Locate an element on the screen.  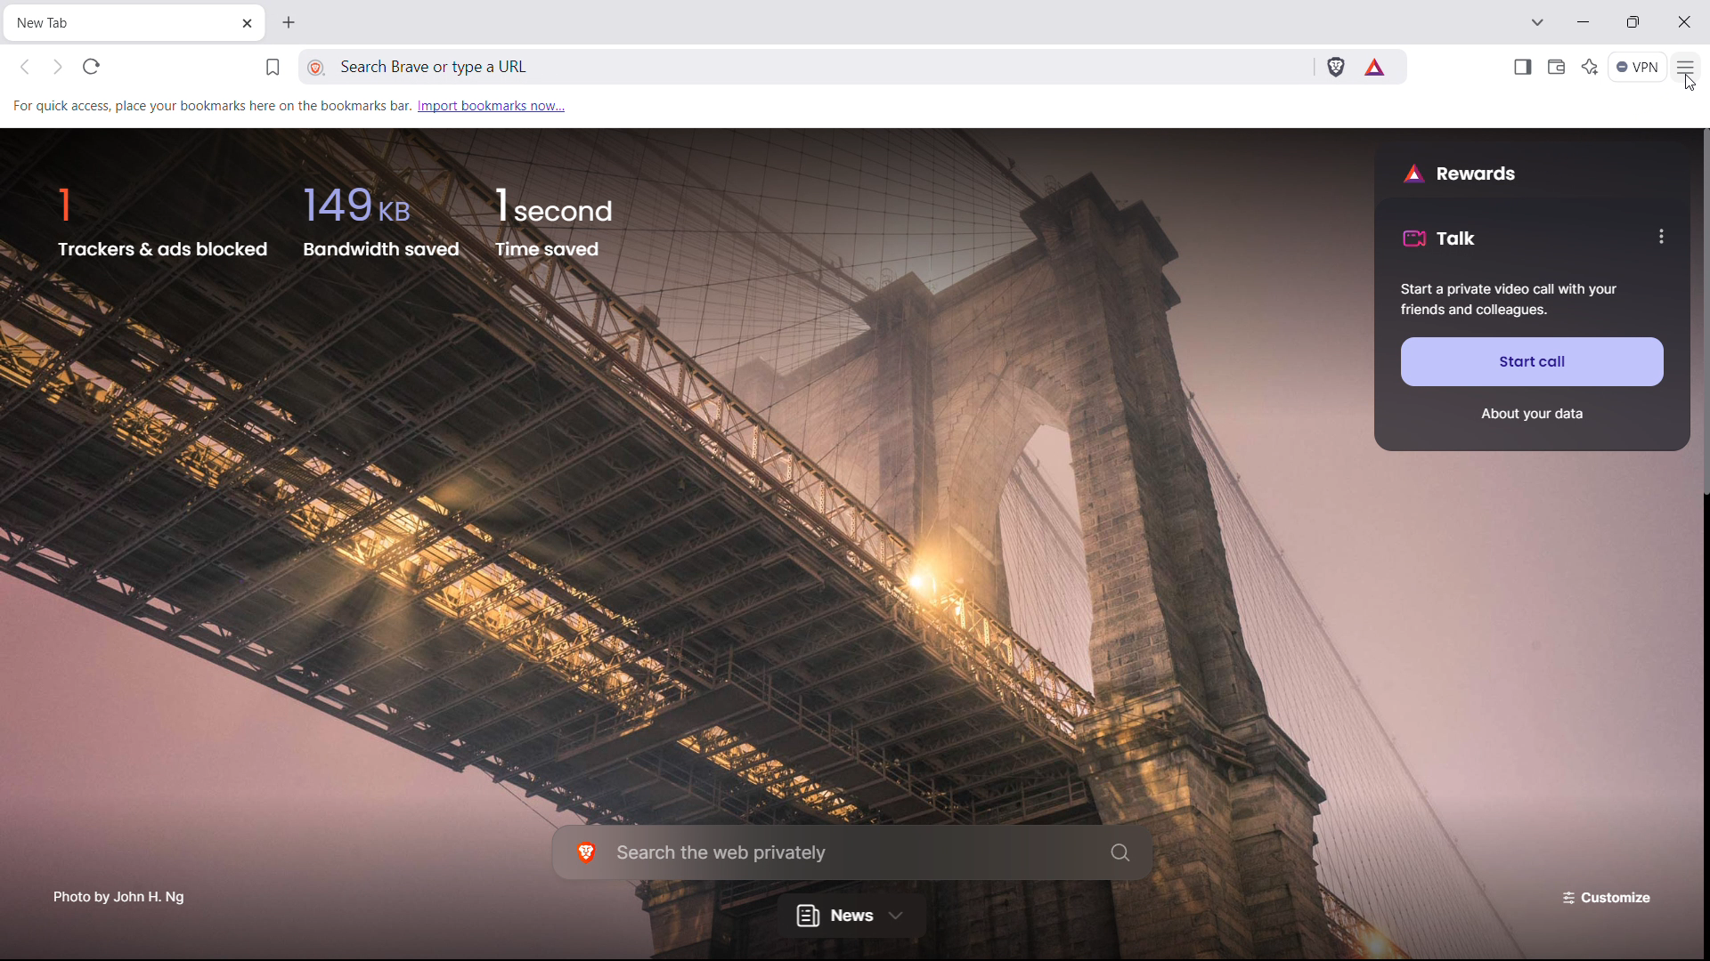
view site information is located at coordinates (314, 67).